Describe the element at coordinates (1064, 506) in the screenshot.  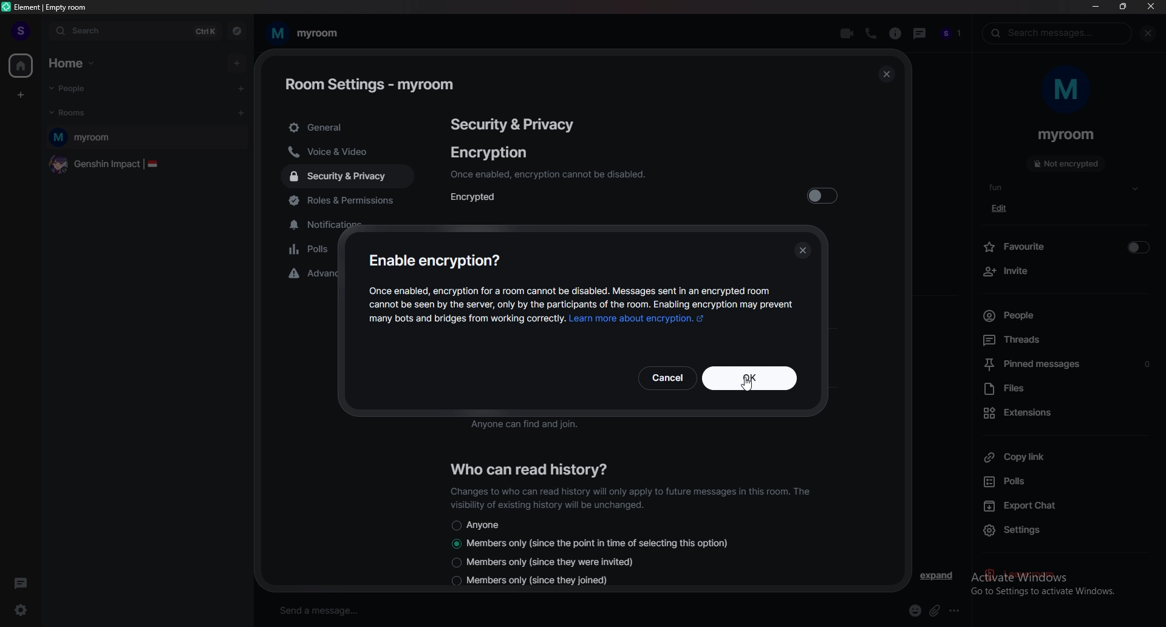
I see `export chat` at that location.